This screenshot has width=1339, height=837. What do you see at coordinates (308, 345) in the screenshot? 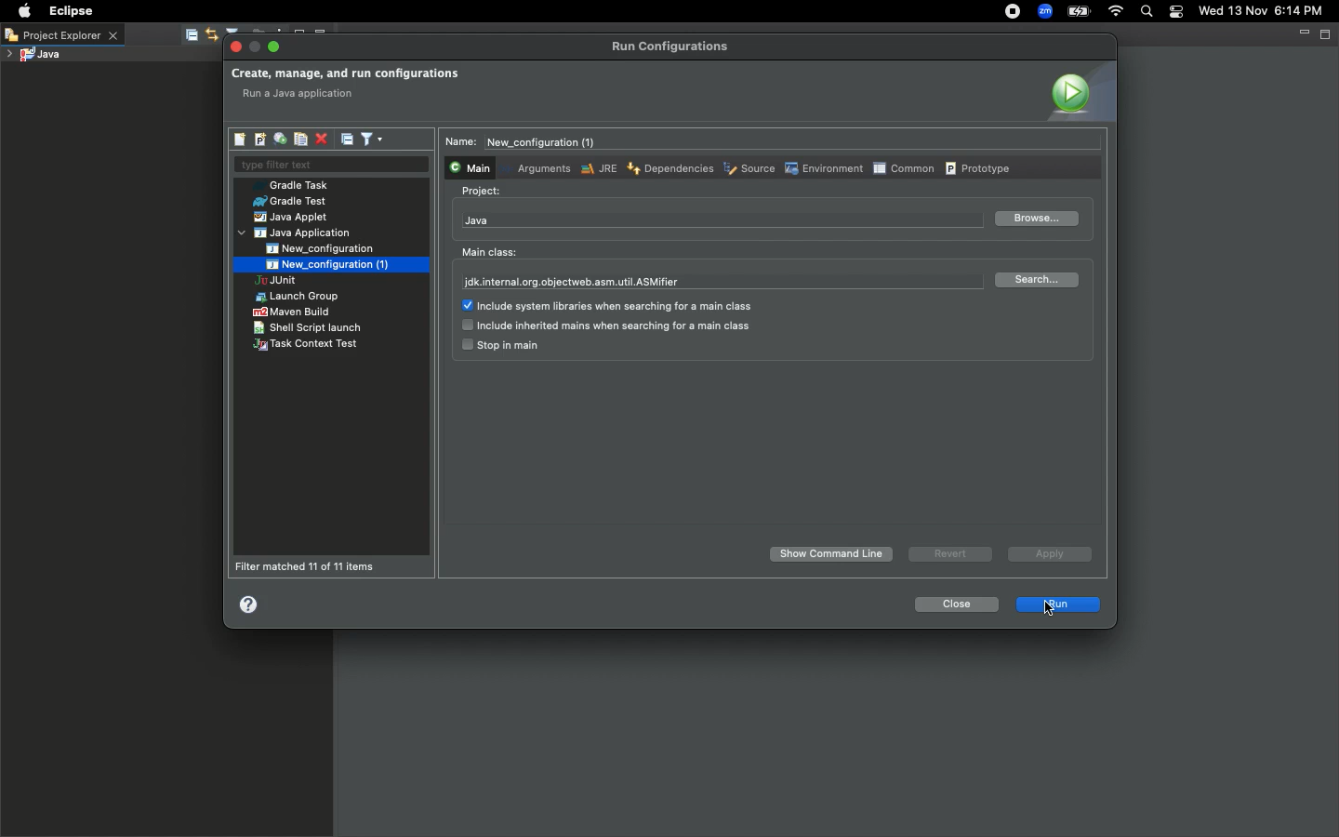
I see `Task context text` at bounding box center [308, 345].